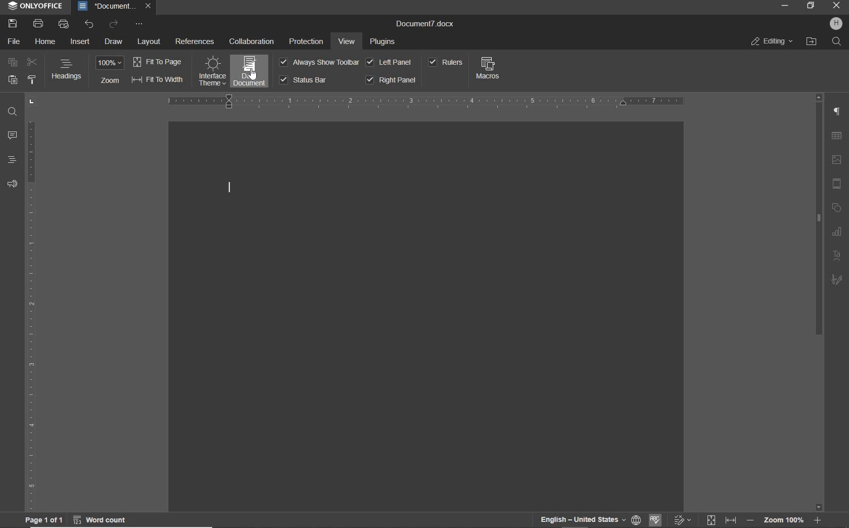 The width and height of the screenshot is (849, 528). Describe the element at coordinates (582, 519) in the screenshot. I see `TEXT LANGUAGE` at that location.